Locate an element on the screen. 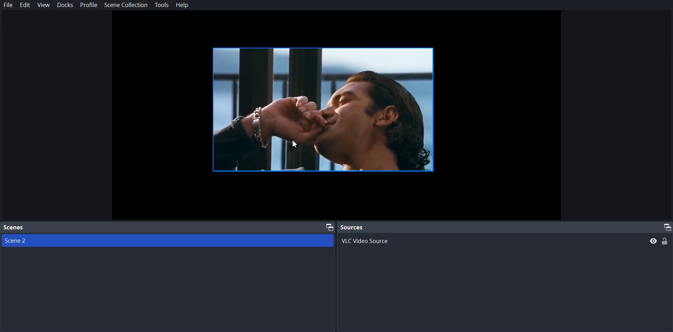 The image size is (673, 332). Maximize is located at coordinates (328, 227).